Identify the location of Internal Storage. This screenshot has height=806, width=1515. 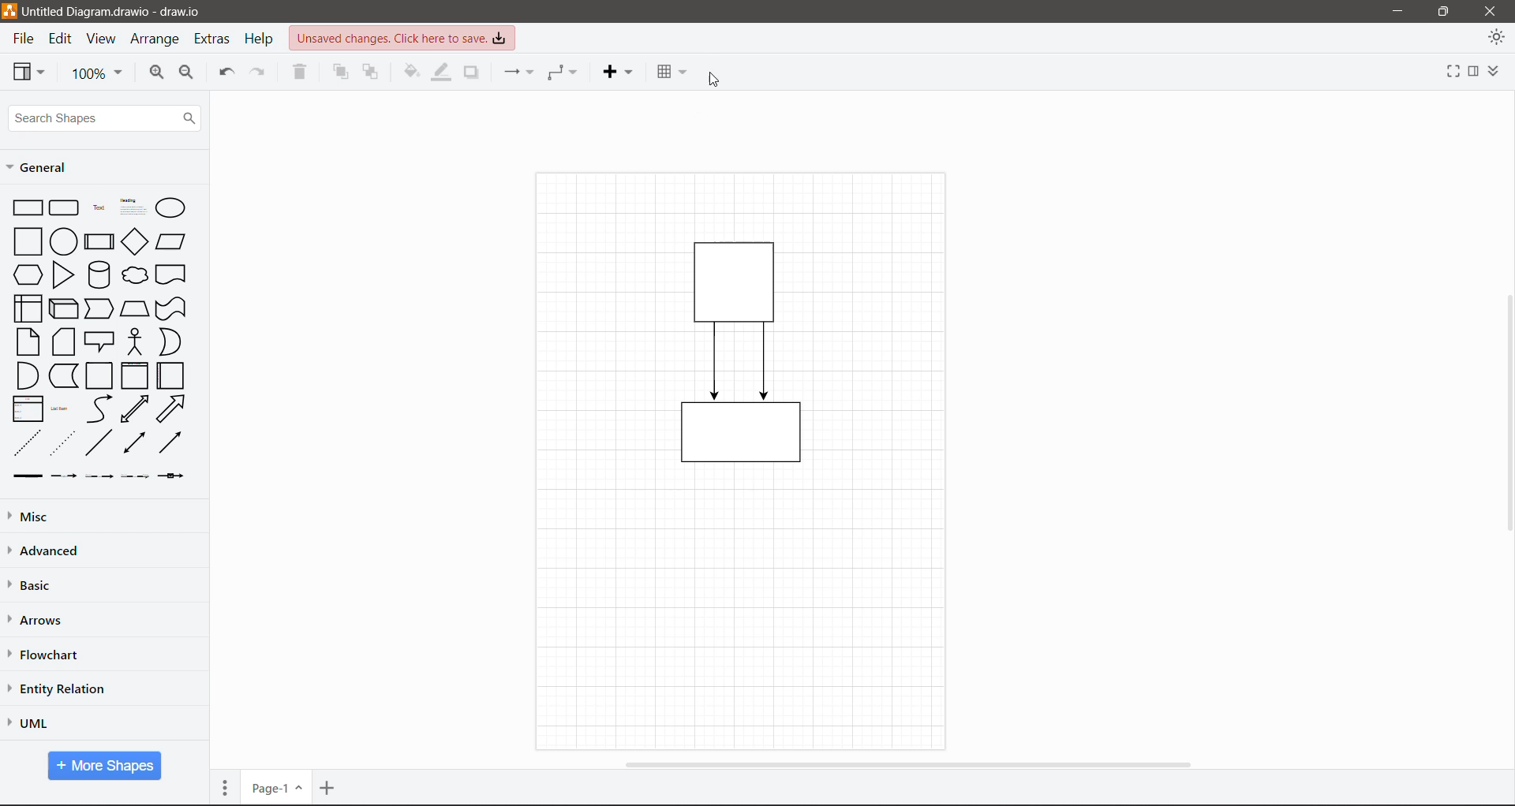
(26, 308).